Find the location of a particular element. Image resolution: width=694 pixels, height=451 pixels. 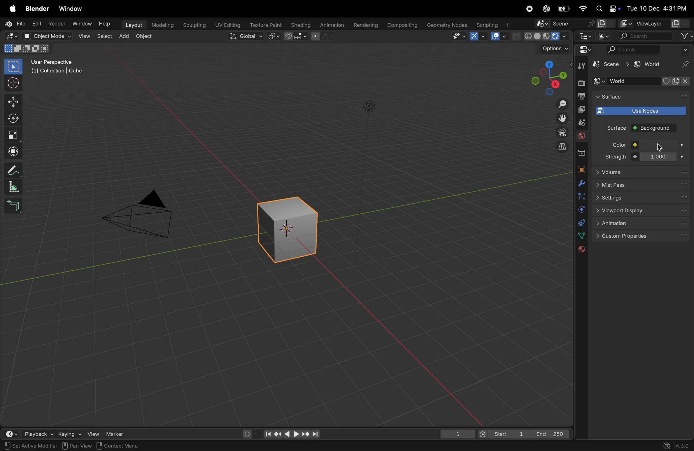

use node is located at coordinates (639, 111).